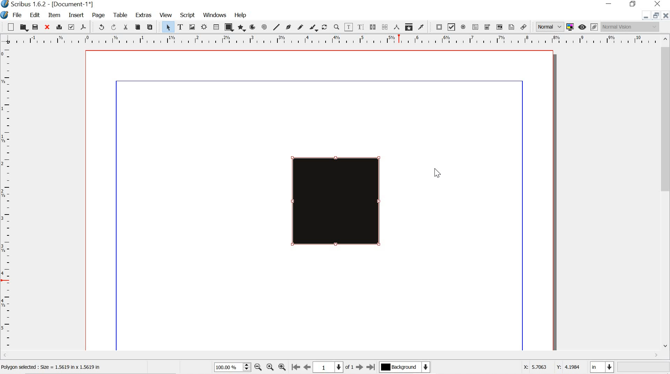 The width and height of the screenshot is (670, 374). Describe the element at coordinates (665, 16) in the screenshot. I see `close` at that location.